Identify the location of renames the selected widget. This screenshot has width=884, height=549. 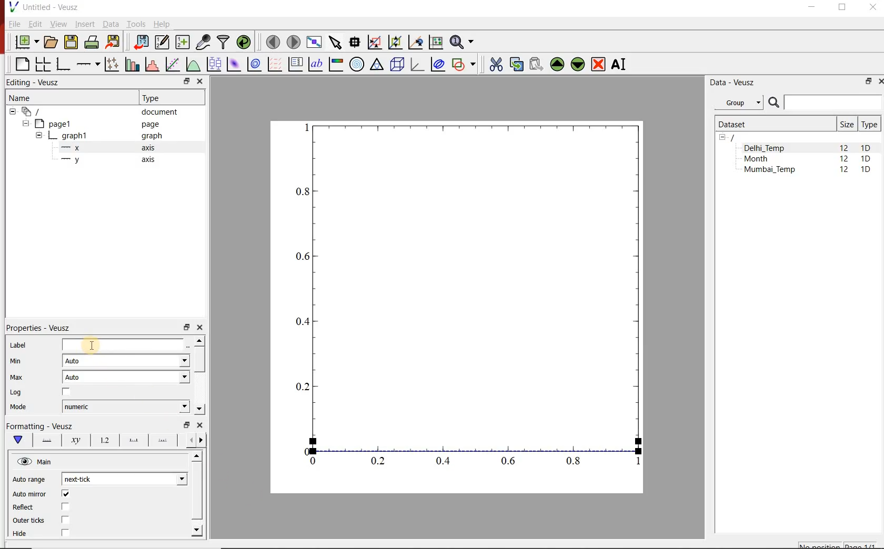
(619, 65).